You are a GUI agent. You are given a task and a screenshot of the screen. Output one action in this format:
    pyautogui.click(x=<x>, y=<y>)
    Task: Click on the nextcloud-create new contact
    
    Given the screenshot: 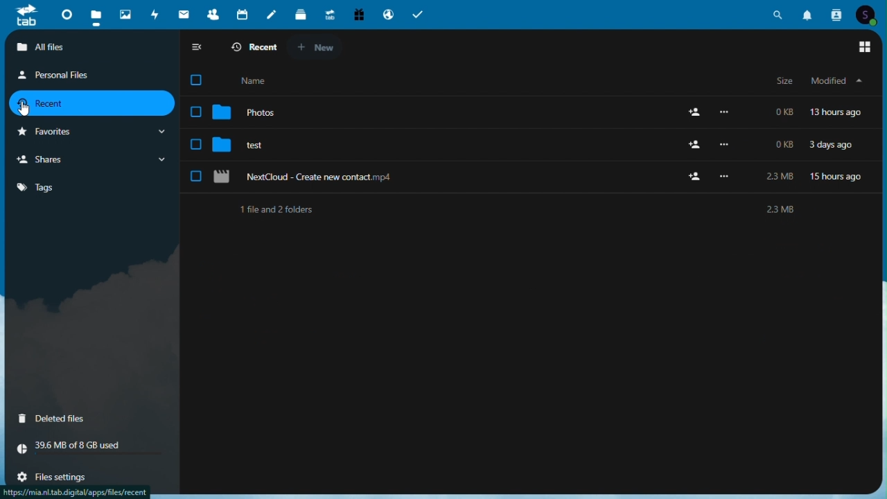 What is the action you would take?
    pyautogui.click(x=302, y=177)
    